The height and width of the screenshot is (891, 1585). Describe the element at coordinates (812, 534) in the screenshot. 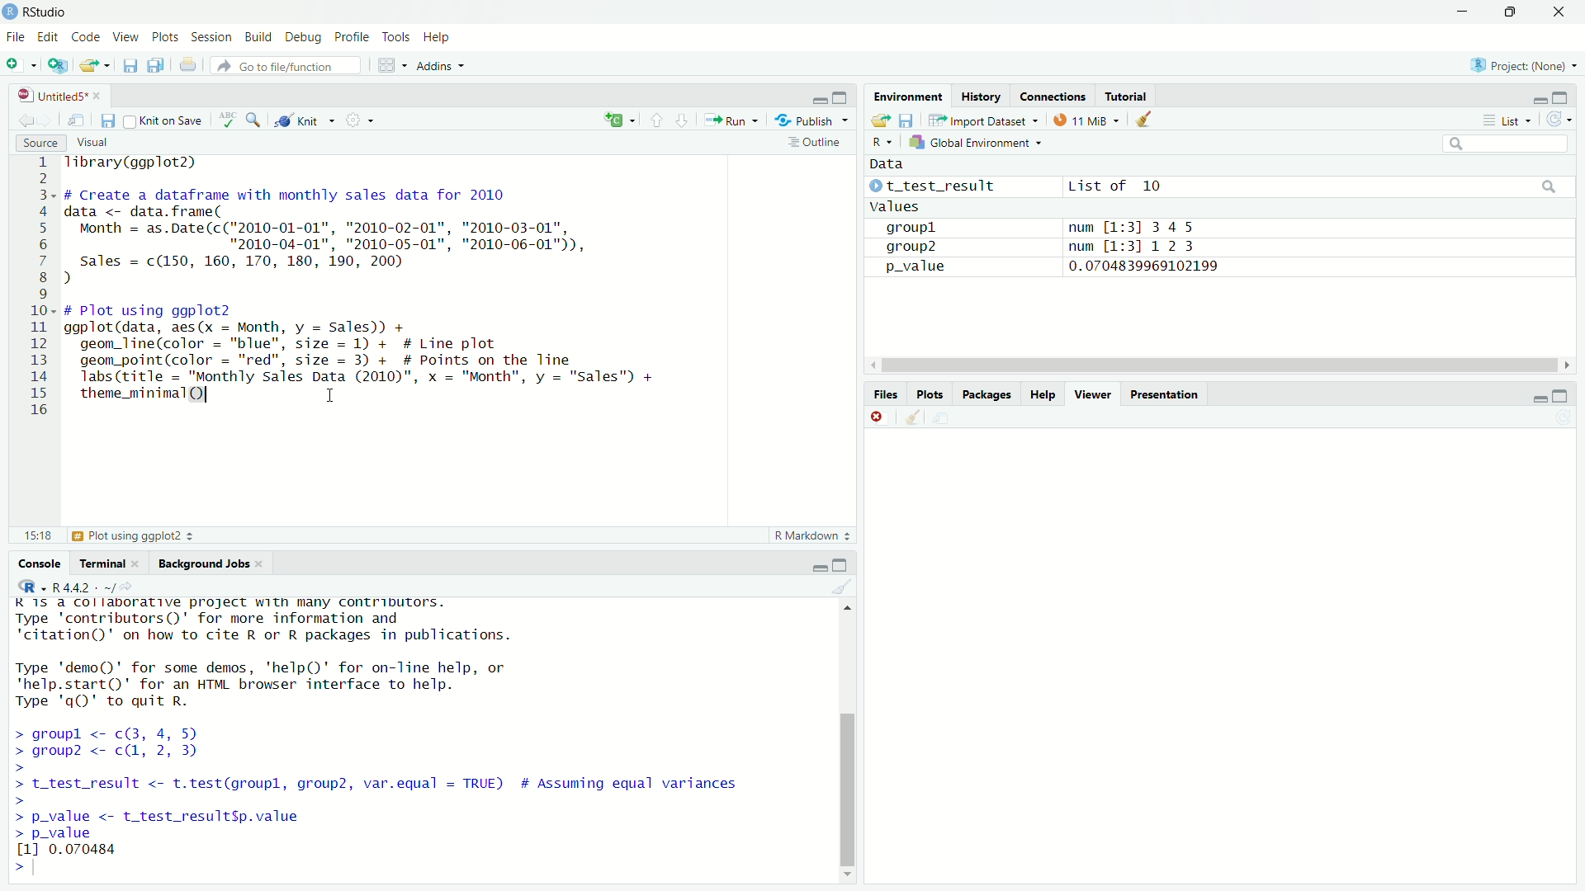

I see `R Markdown` at that location.